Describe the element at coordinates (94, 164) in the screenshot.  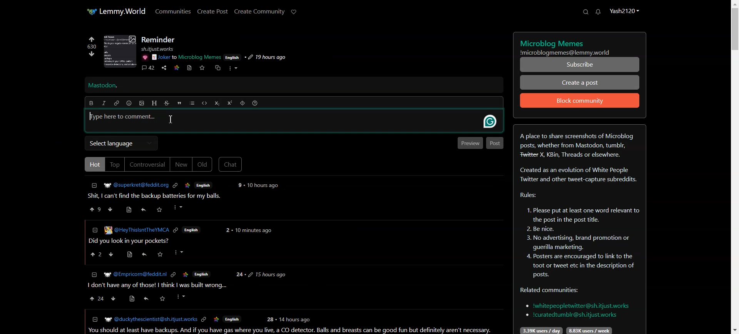
I see `Hot` at that location.